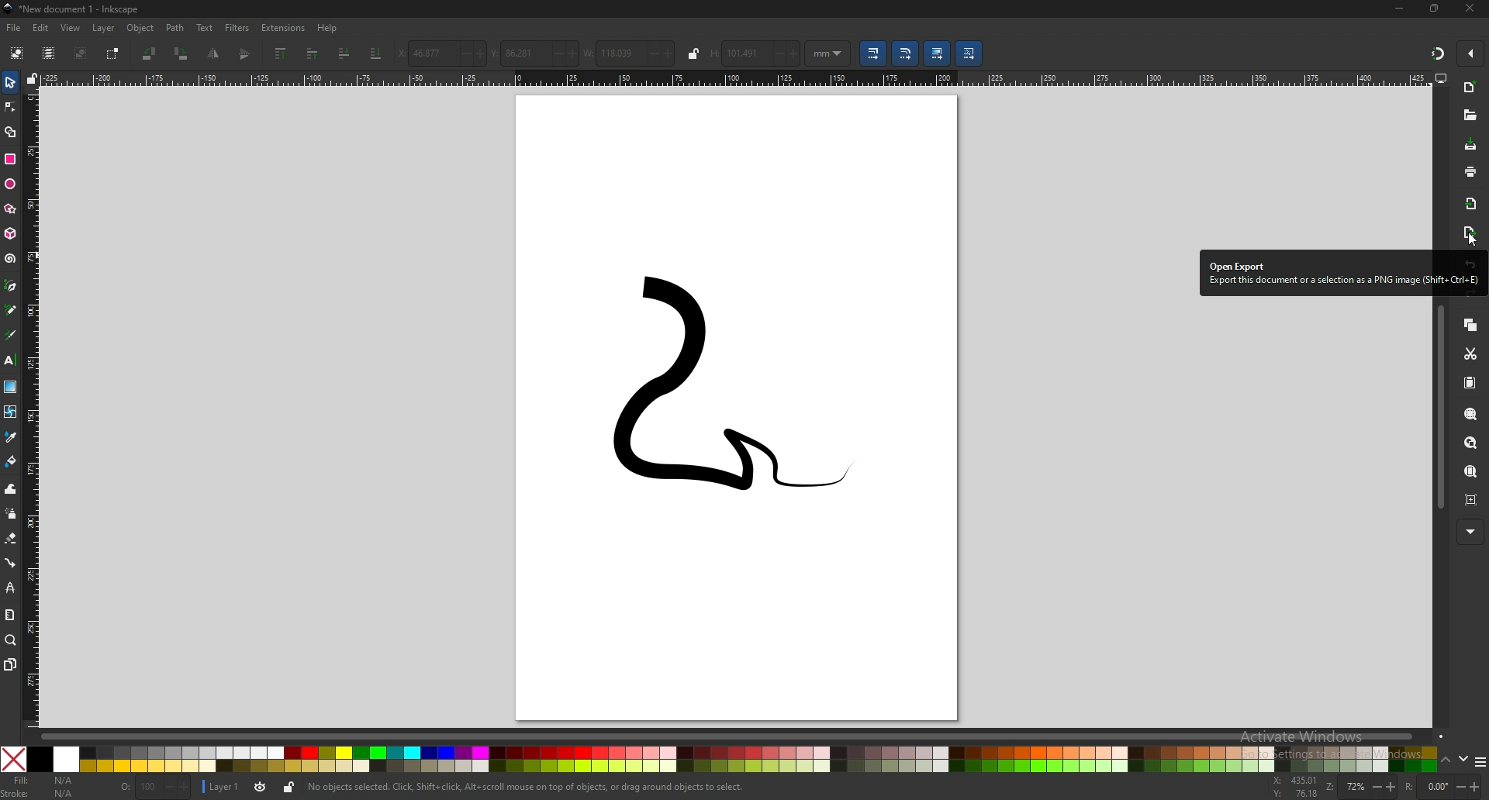 Image resolution: width=1489 pixels, height=800 pixels. What do you see at coordinates (11, 334) in the screenshot?
I see `calligraphy` at bounding box center [11, 334].